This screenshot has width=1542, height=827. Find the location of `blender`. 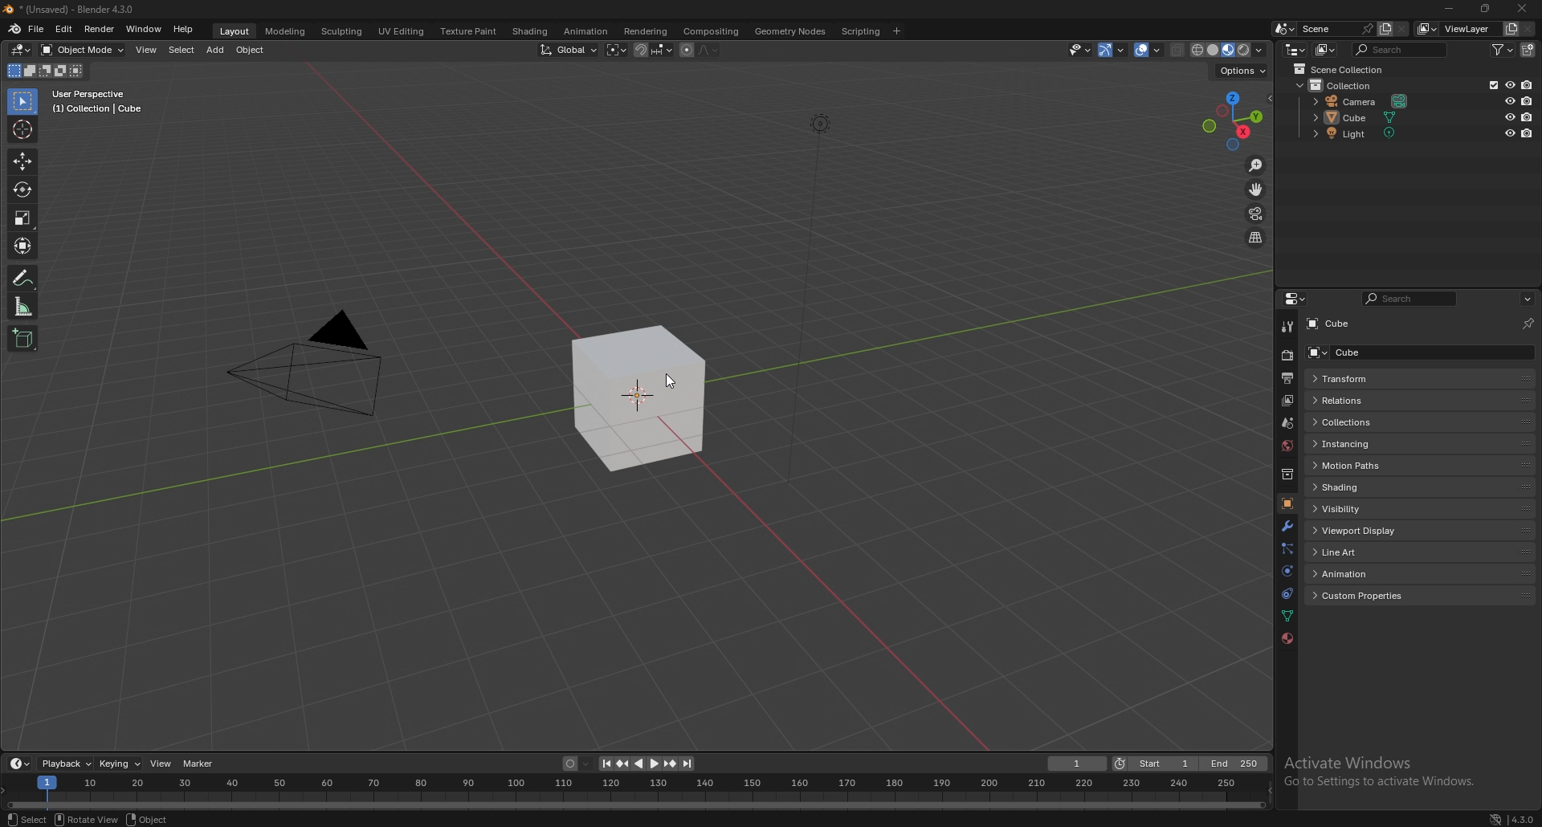

blender is located at coordinates (14, 27).